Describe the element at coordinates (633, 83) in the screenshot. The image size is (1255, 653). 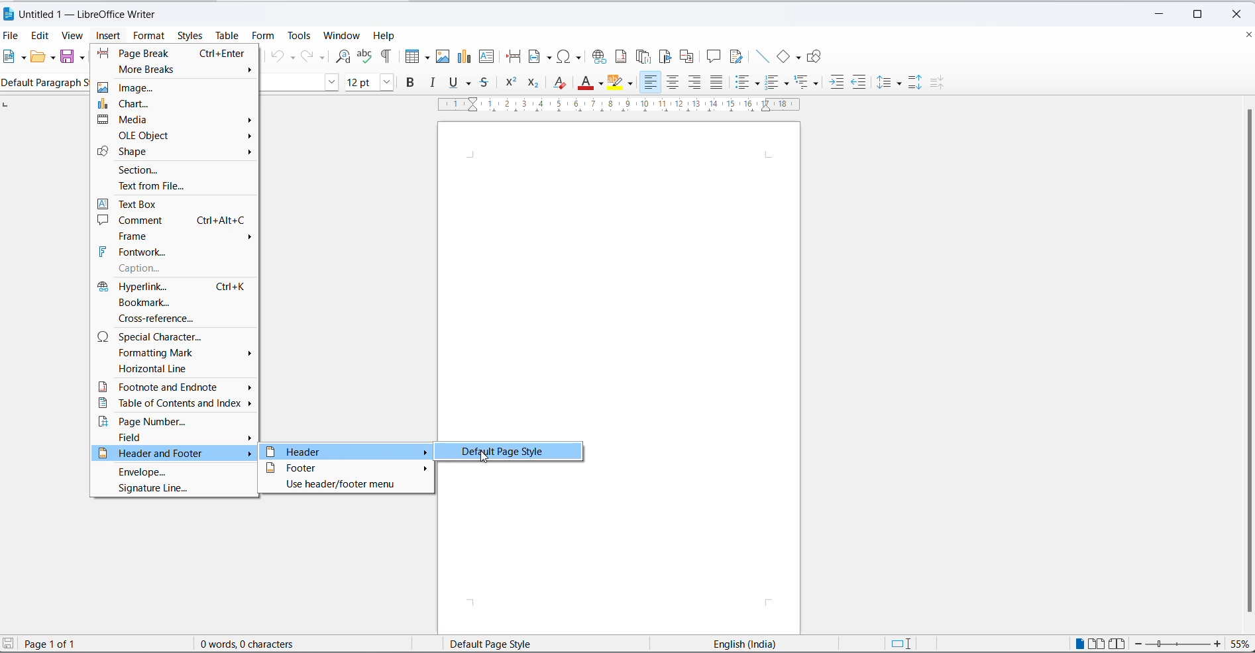
I see `character highlighting options` at that location.